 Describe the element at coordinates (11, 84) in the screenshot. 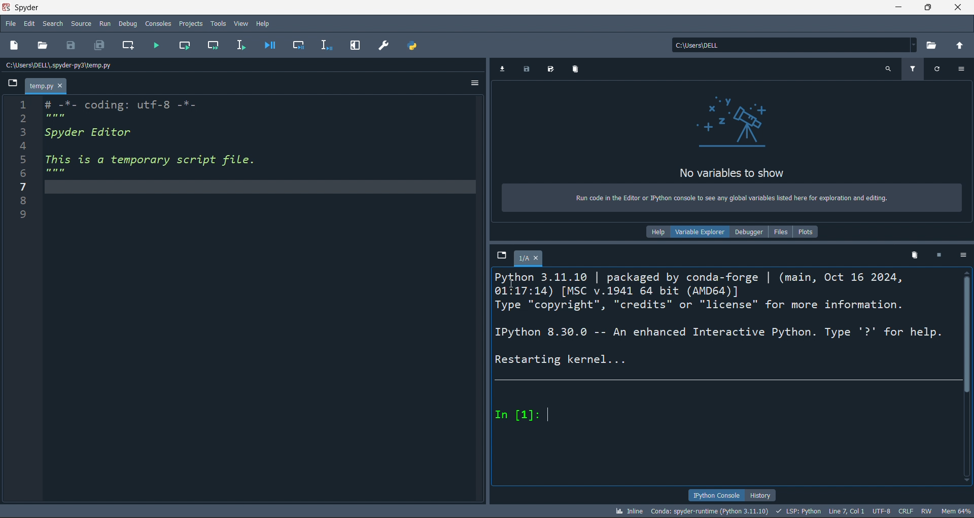

I see `browse tabs` at that location.